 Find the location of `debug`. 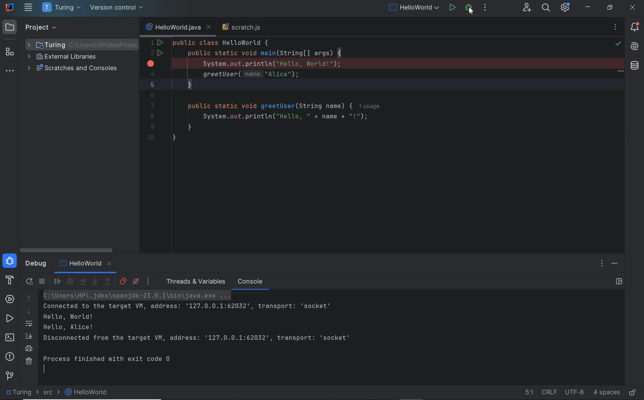

debug is located at coordinates (10, 262).